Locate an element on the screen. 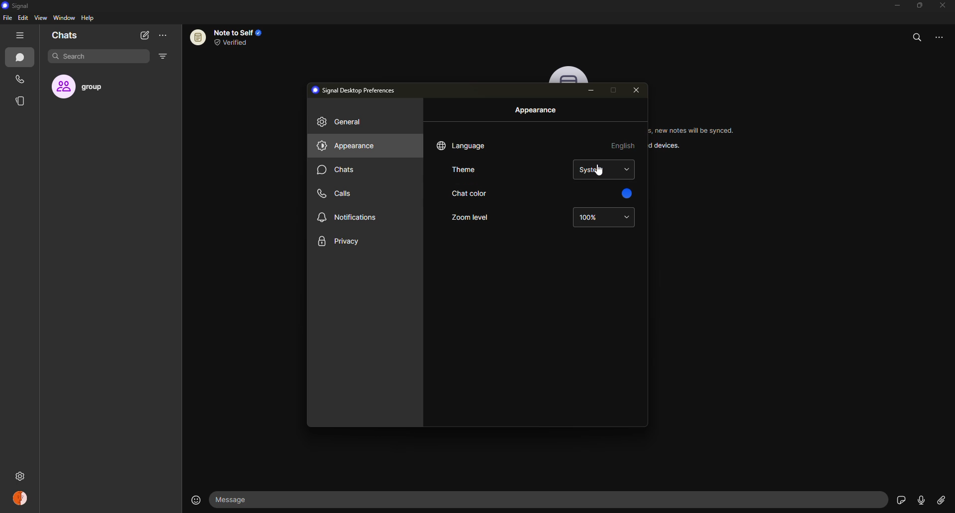 The height and width of the screenshot is (513, 955). note to self is located at coordinates (231, 37).